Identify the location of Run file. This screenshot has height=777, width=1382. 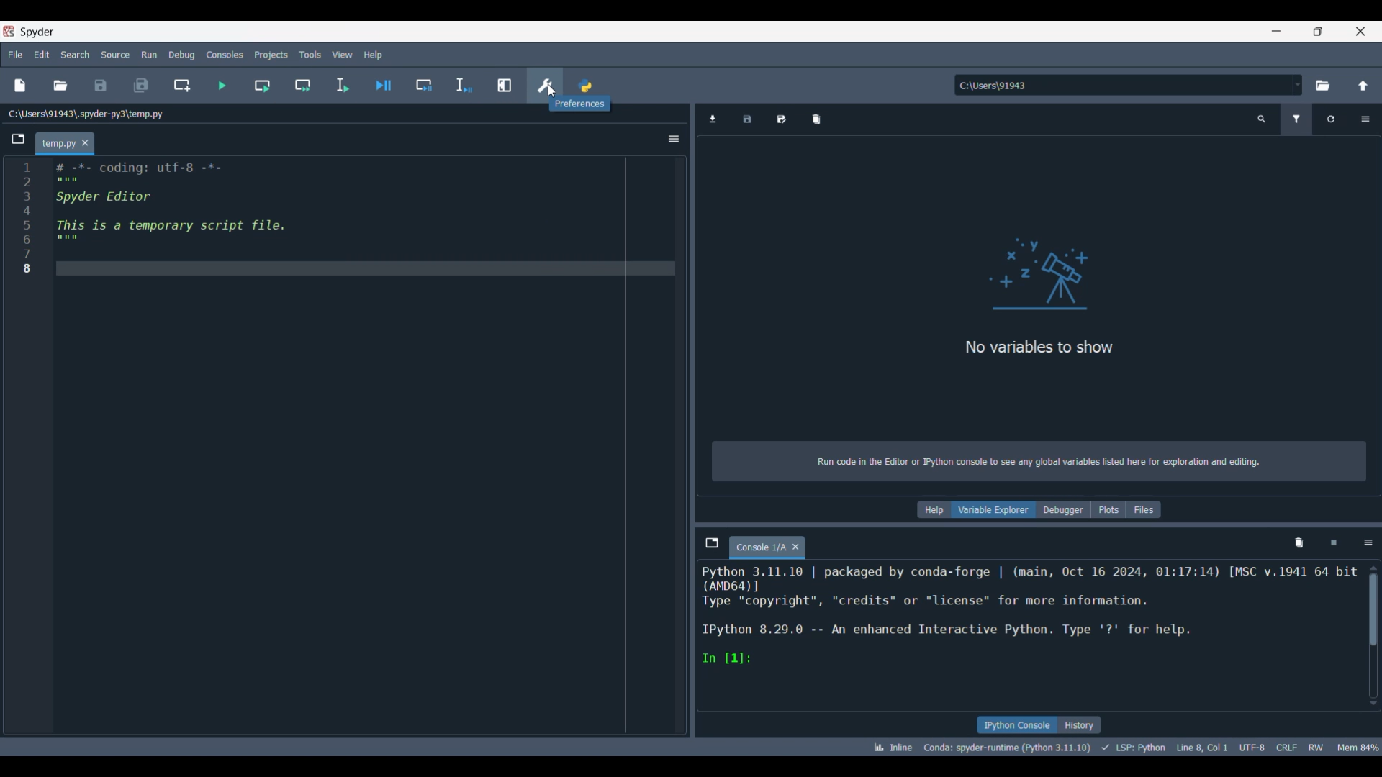
(222, 86).